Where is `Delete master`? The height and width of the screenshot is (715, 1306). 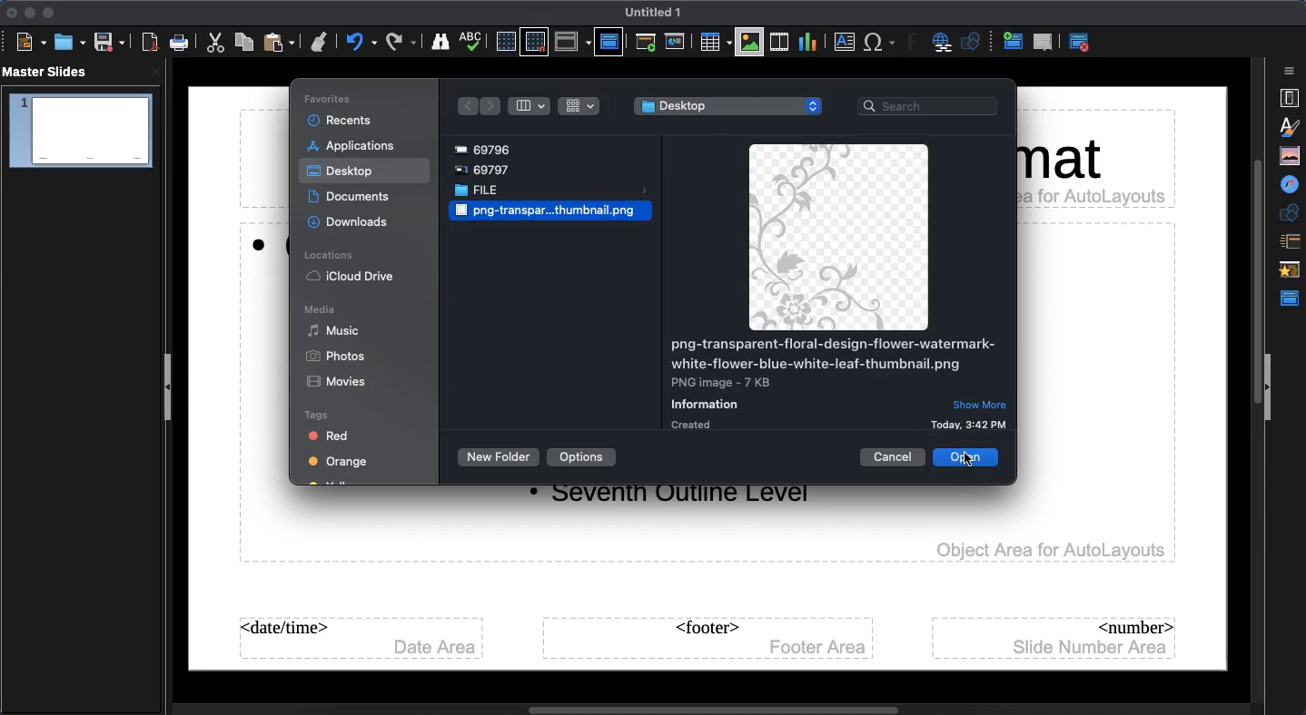 Delete master is located at coordinates (1044, 42).